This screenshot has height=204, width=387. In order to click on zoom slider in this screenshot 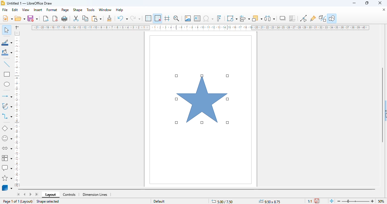, I will do `click(355, 201)`.